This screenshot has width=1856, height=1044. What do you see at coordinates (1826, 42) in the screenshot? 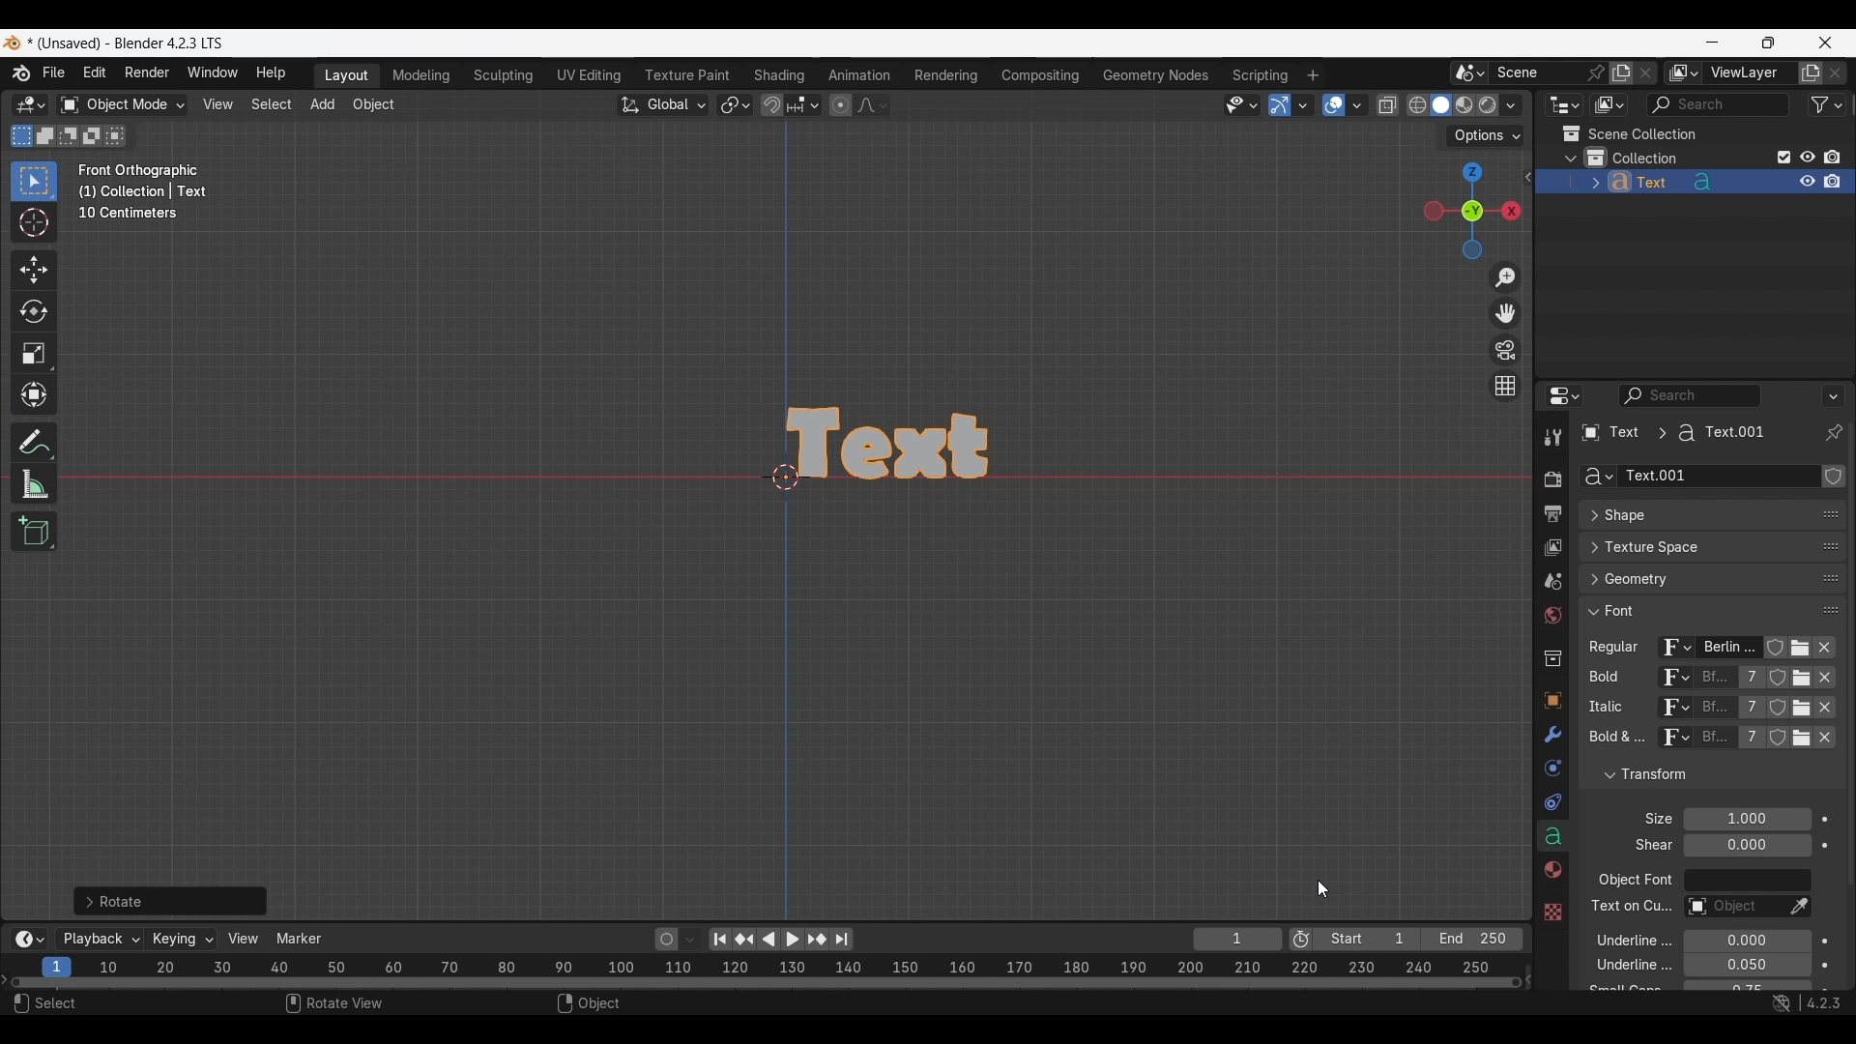
I see `Close interface` at bounding box center [1826, 42].